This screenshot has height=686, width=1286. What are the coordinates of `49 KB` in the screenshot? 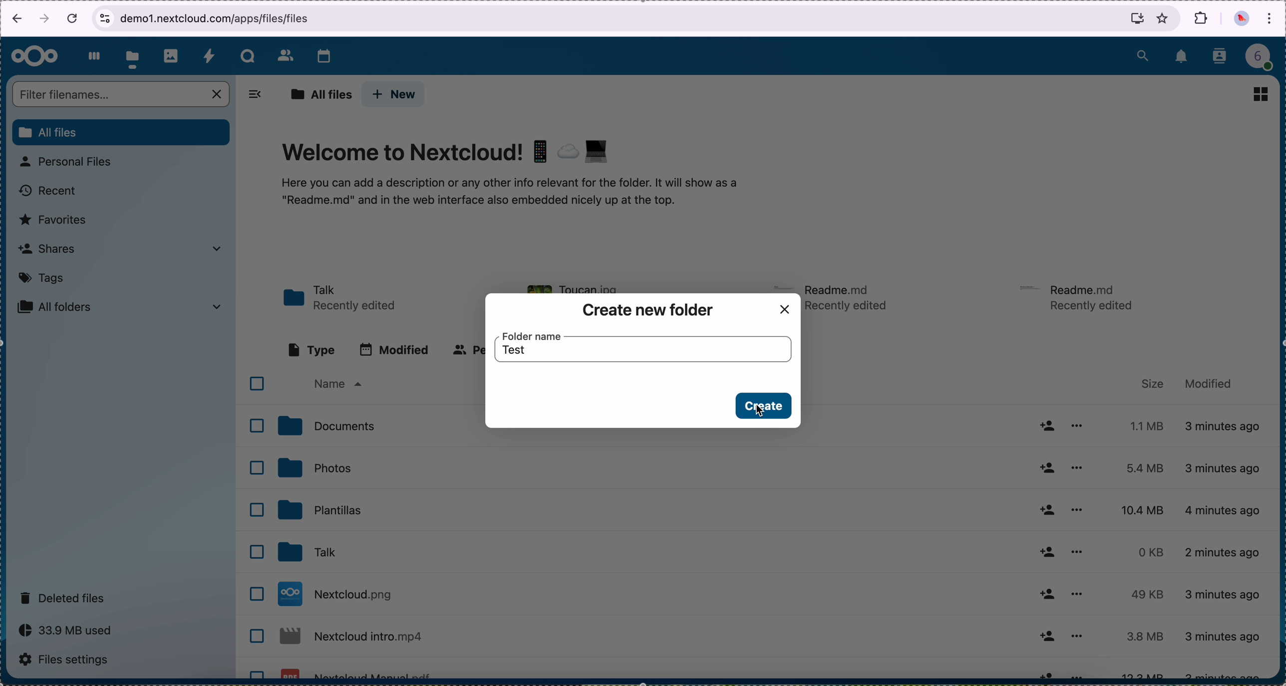 It's located at (1147, 594).